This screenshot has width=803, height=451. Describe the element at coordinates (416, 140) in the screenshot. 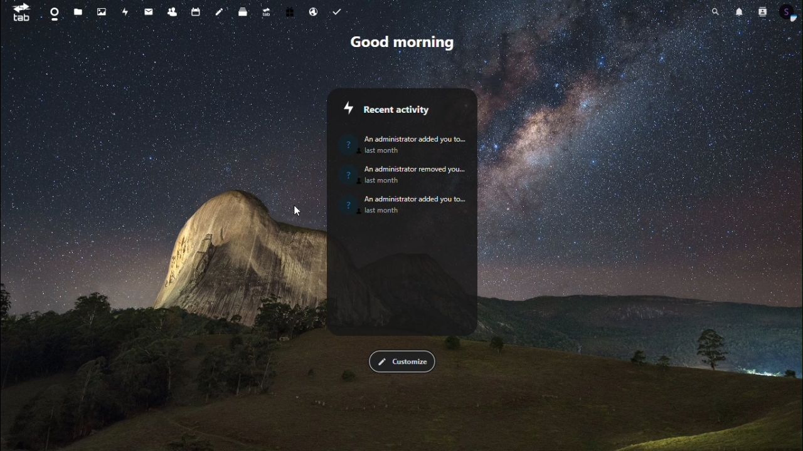

I see `An administrator added you to...` at that location.